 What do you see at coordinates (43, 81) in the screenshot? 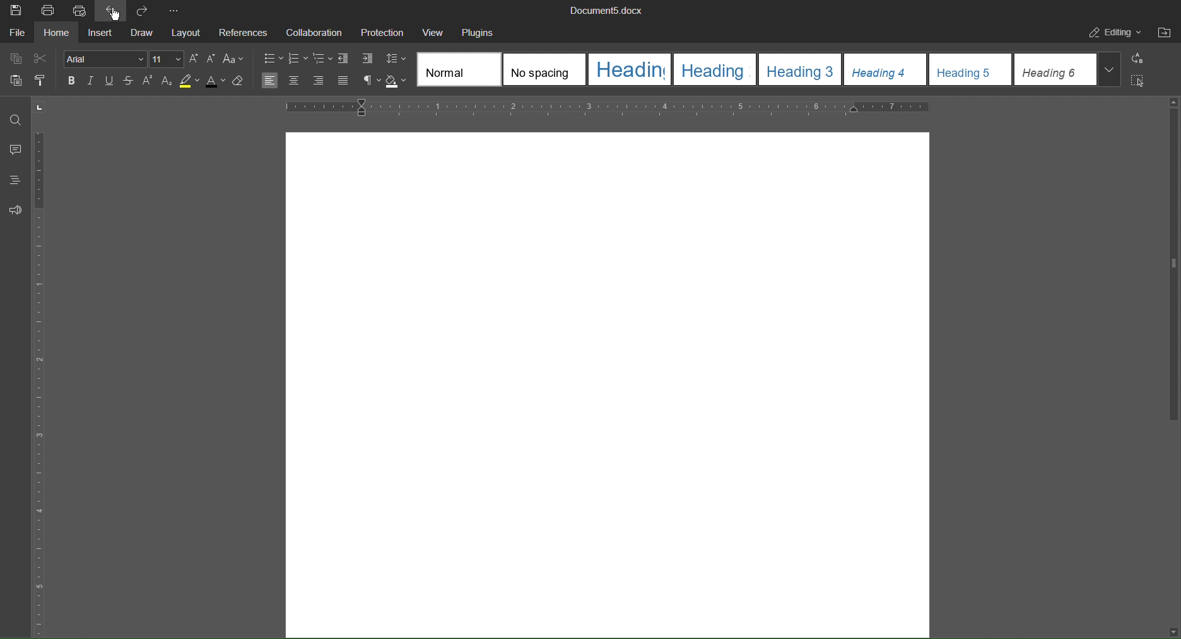
I see `Copy Style` at bounding box center [43, 81].